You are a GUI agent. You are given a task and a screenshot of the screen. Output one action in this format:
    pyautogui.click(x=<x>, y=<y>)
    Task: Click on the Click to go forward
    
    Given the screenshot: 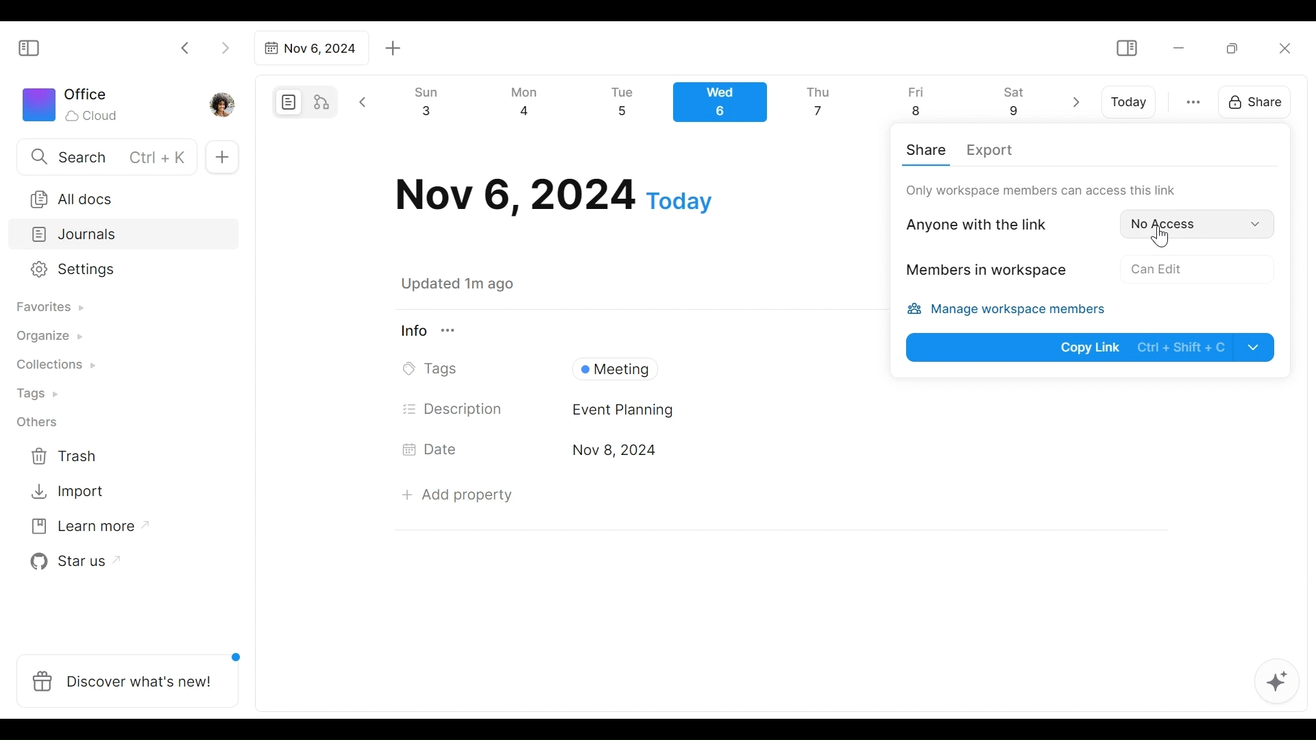 What is the action you would take?
    pyautogui.click(x=225, y=47)
    